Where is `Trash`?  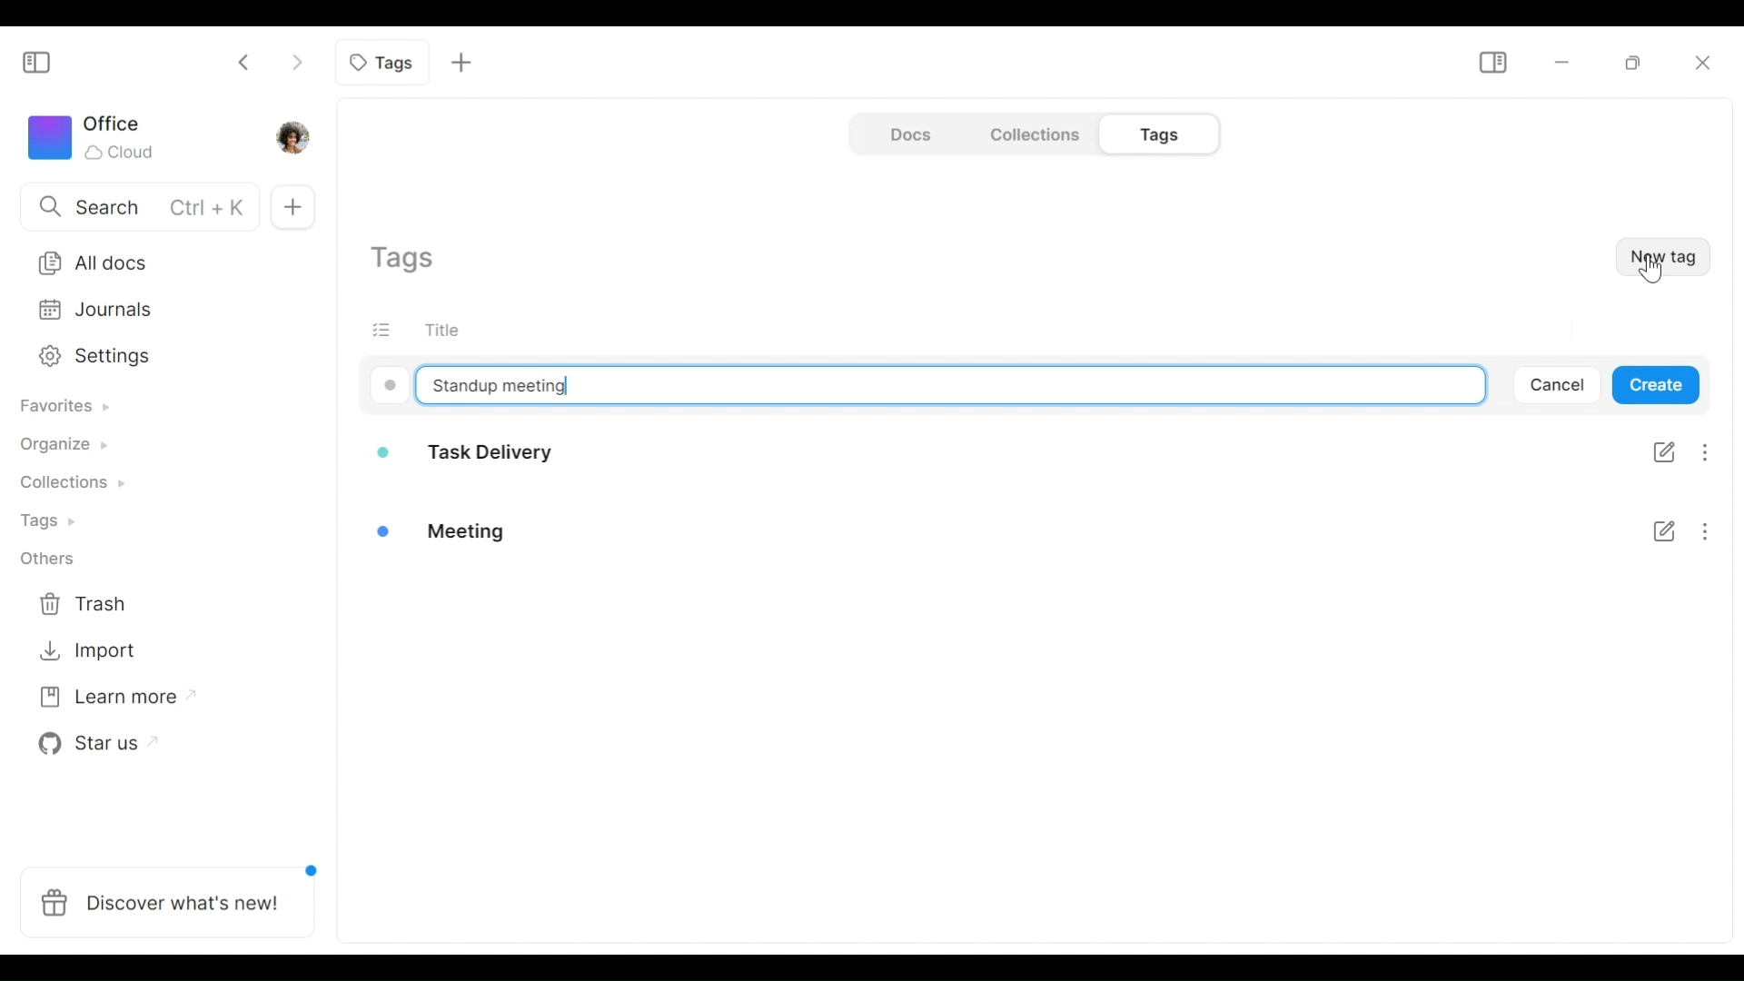 Trash is located at coordinates (96, 603).